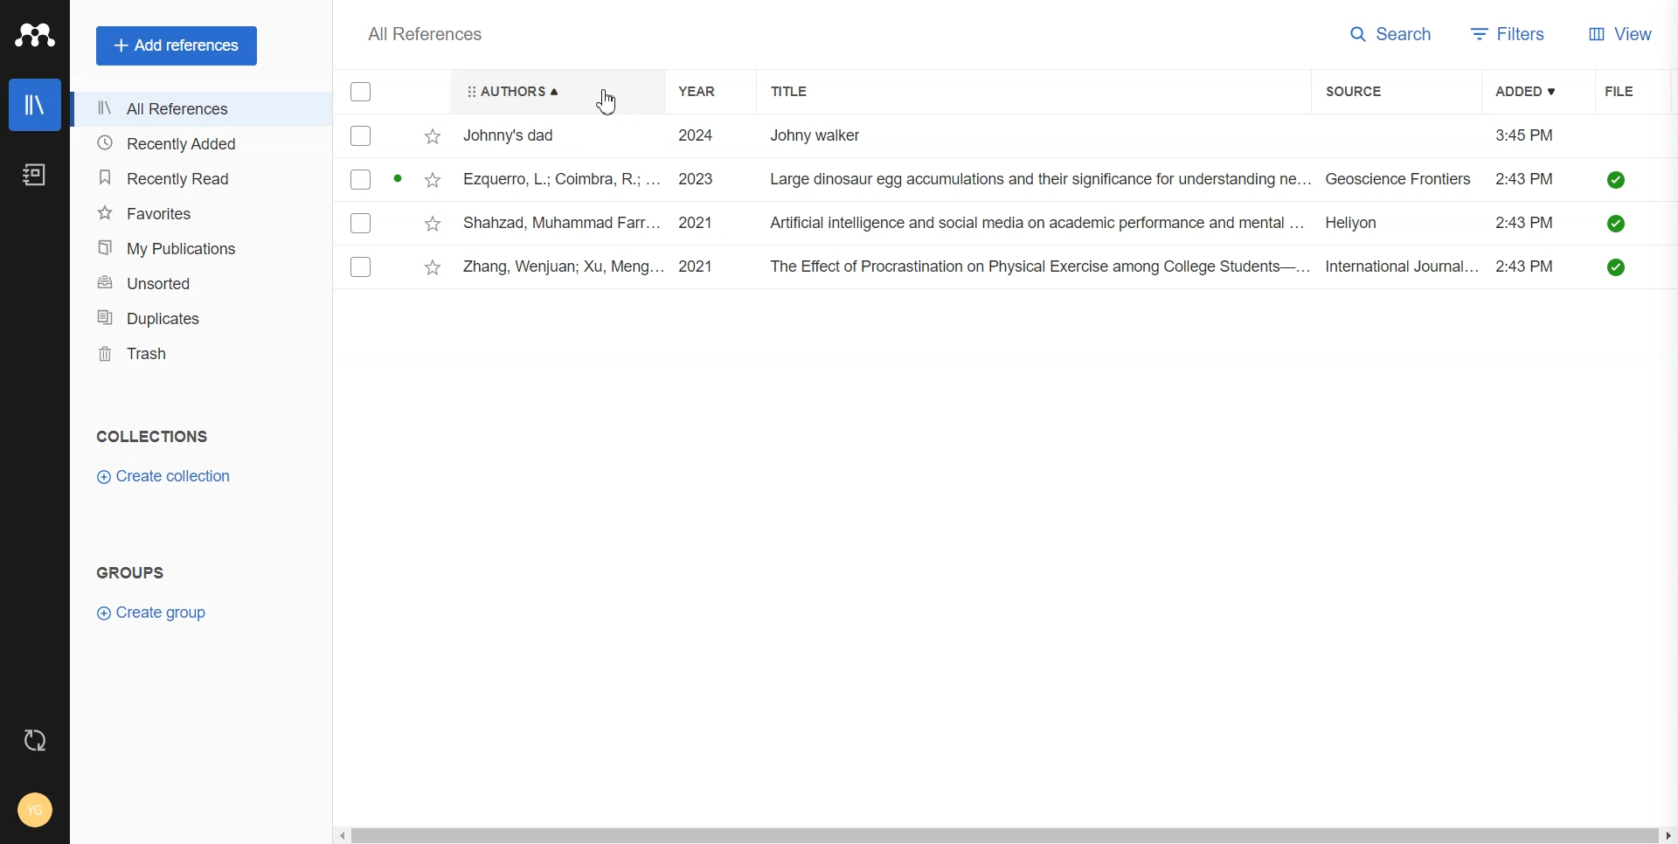 The height and width of the screenshot is (844, 1678). I want to click on (un)select, so click(360, 136).